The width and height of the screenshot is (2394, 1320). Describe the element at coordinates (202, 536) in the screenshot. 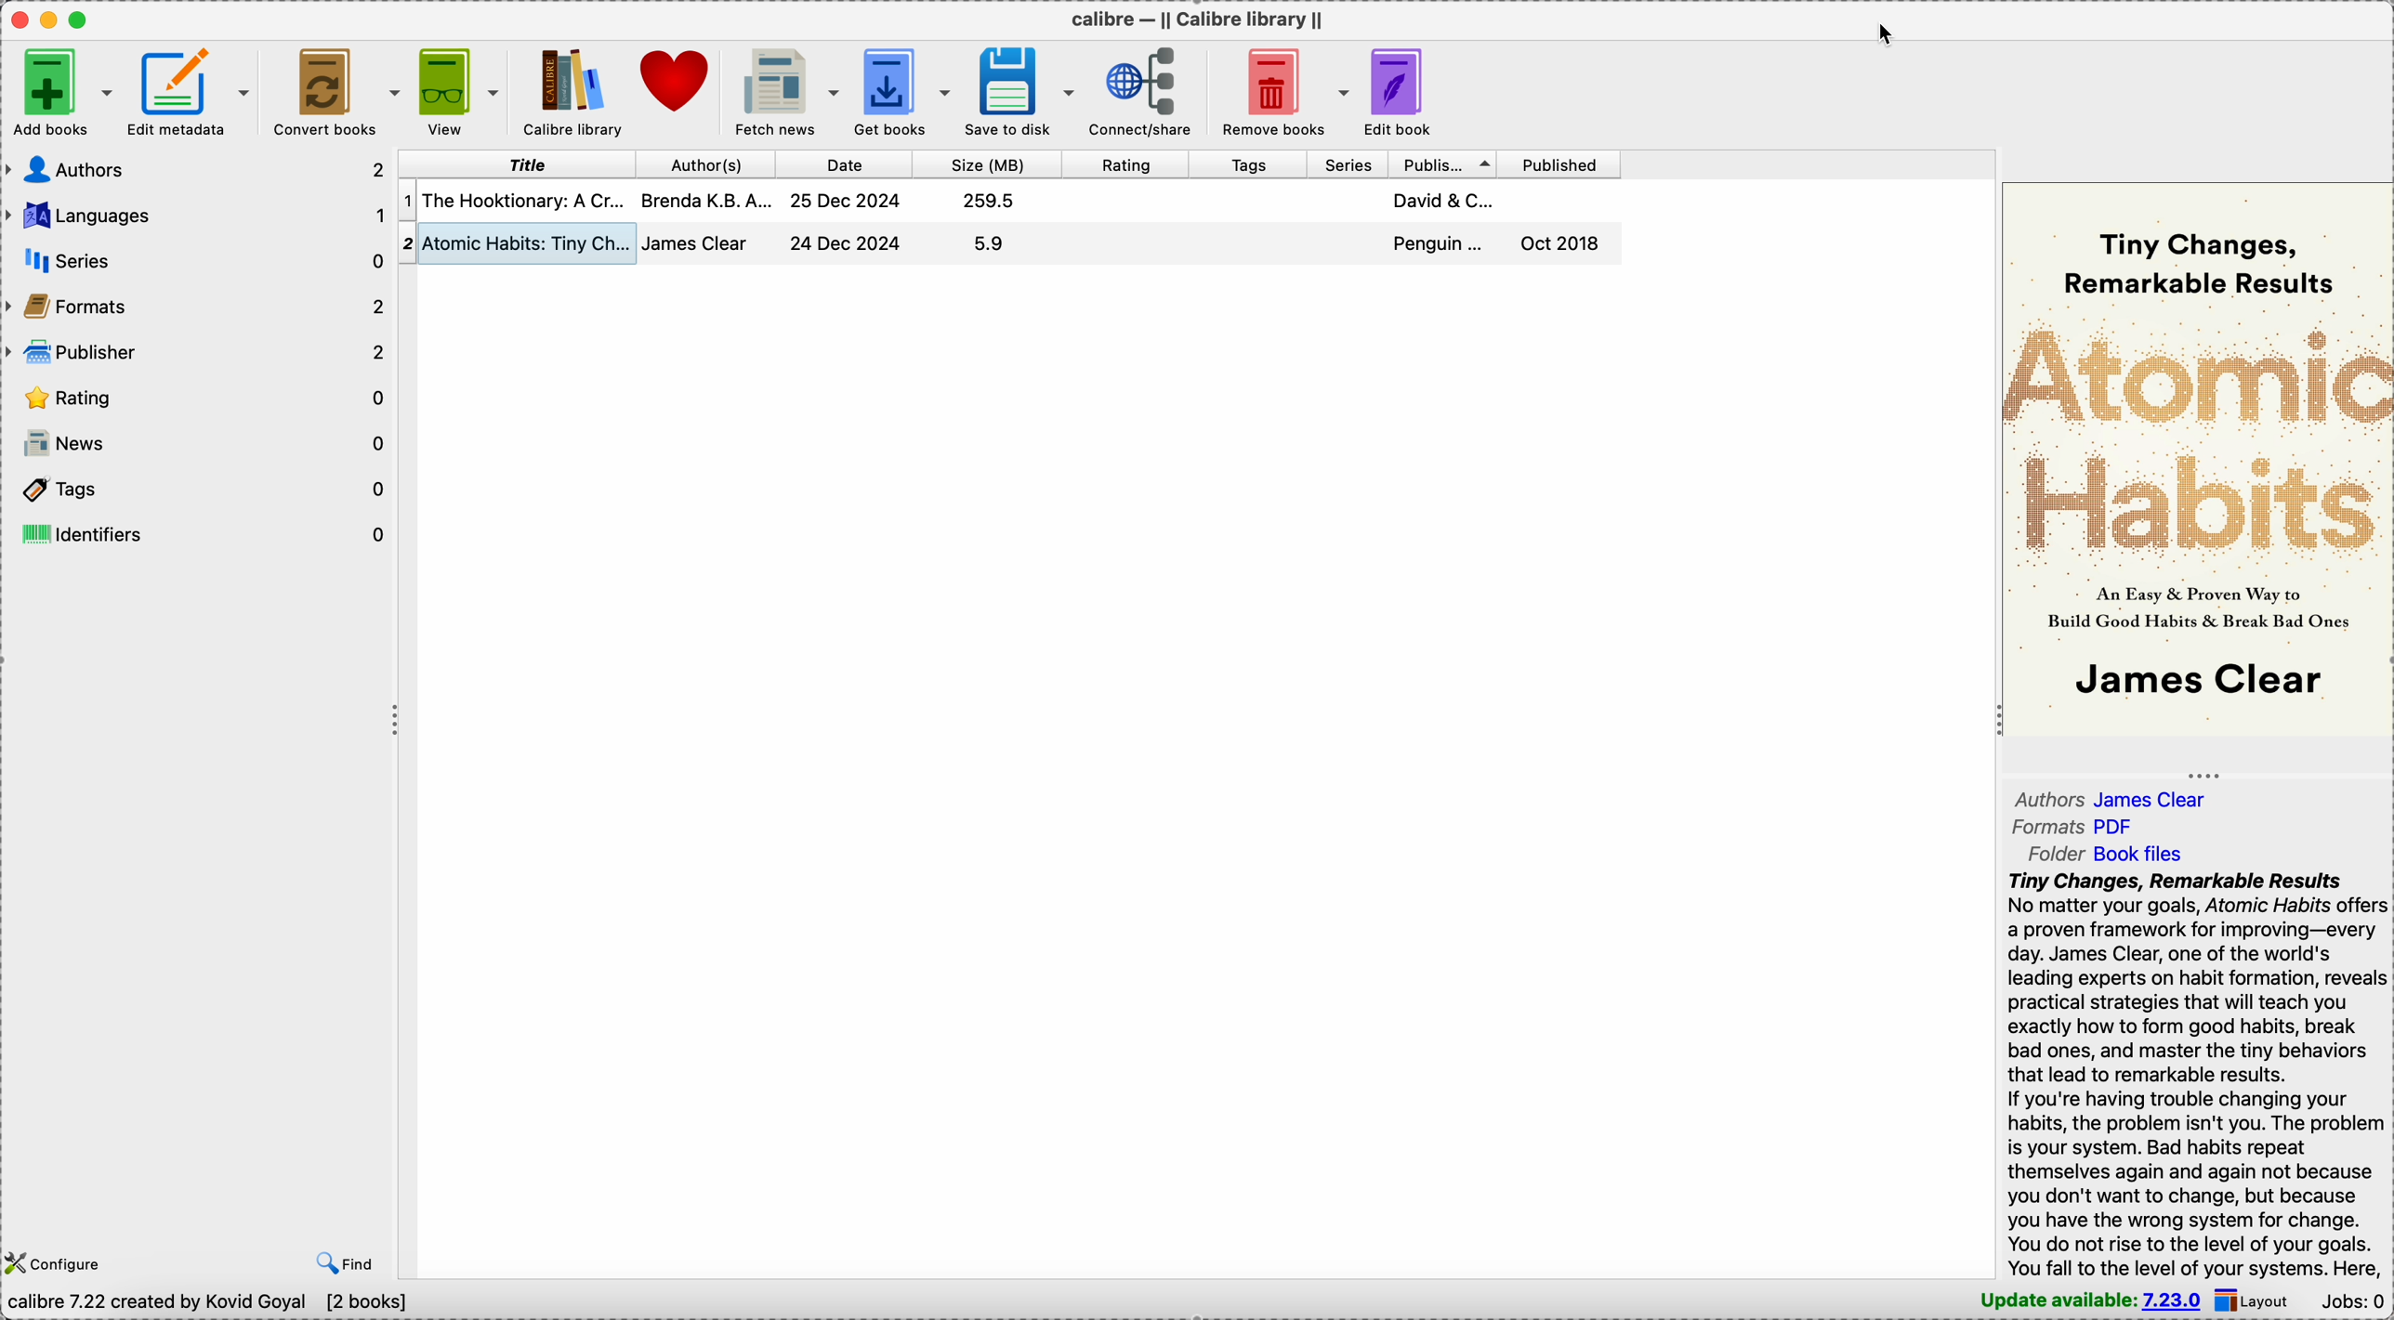

I see `identifiers` at that location.